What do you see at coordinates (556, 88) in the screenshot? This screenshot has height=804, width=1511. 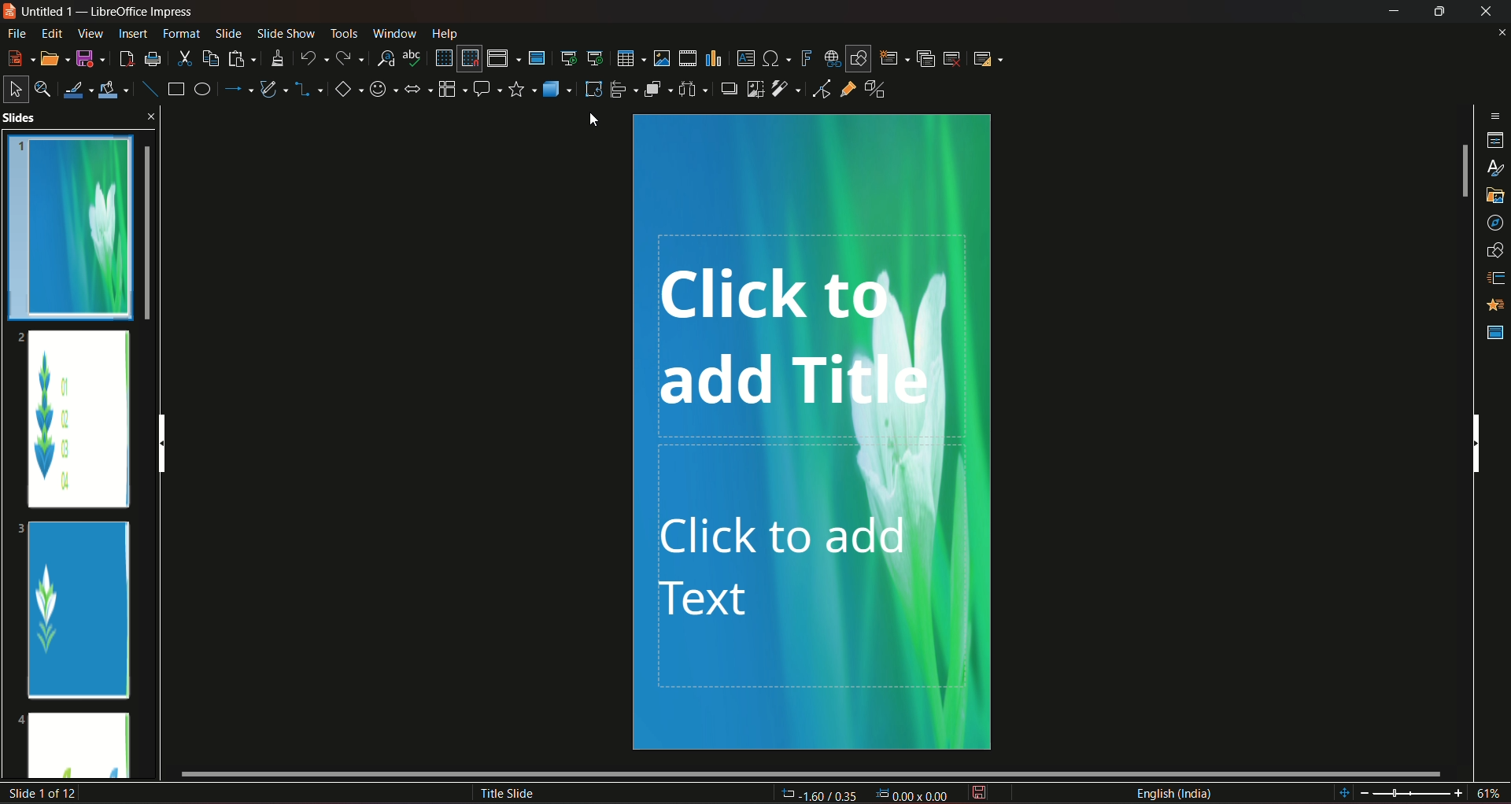 I see `3D objects` at bounding box center [556, 88].